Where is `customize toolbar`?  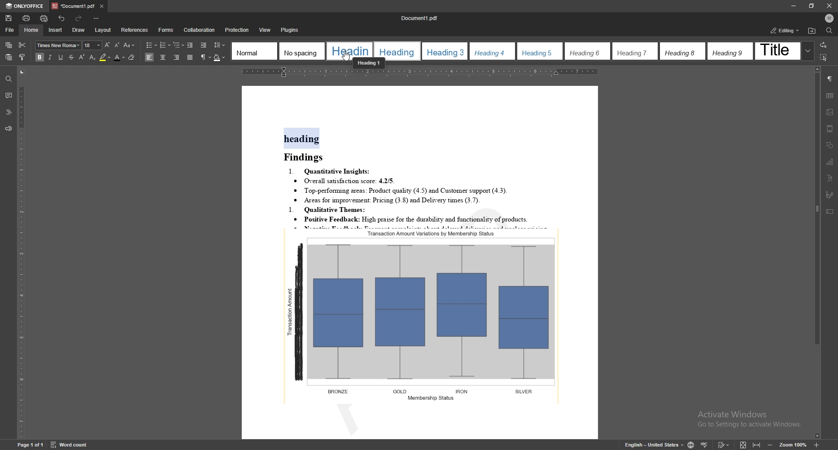
customize toolbar is located at coordinates (97, 19).